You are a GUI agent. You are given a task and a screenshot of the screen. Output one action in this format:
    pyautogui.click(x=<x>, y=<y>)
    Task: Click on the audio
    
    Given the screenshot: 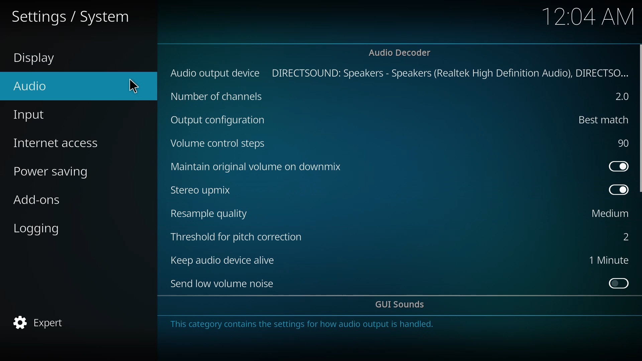 What is the action you would take?
    pyautogui.click(x=36, y=84)
    